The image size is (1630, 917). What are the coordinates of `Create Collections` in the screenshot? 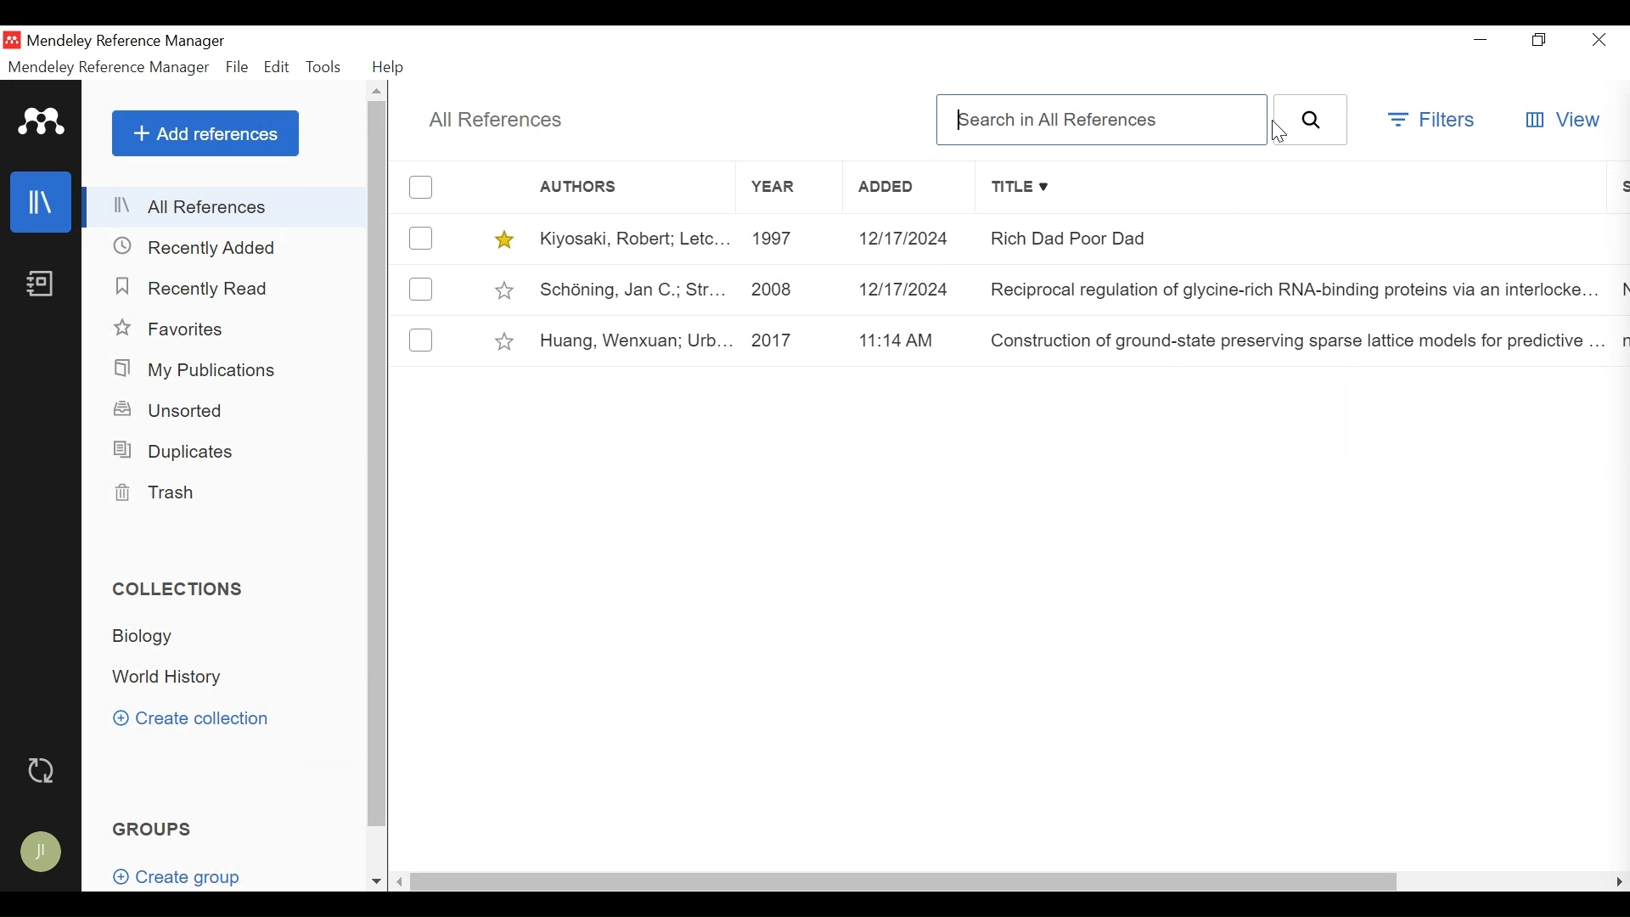 It's located at (194, 720).